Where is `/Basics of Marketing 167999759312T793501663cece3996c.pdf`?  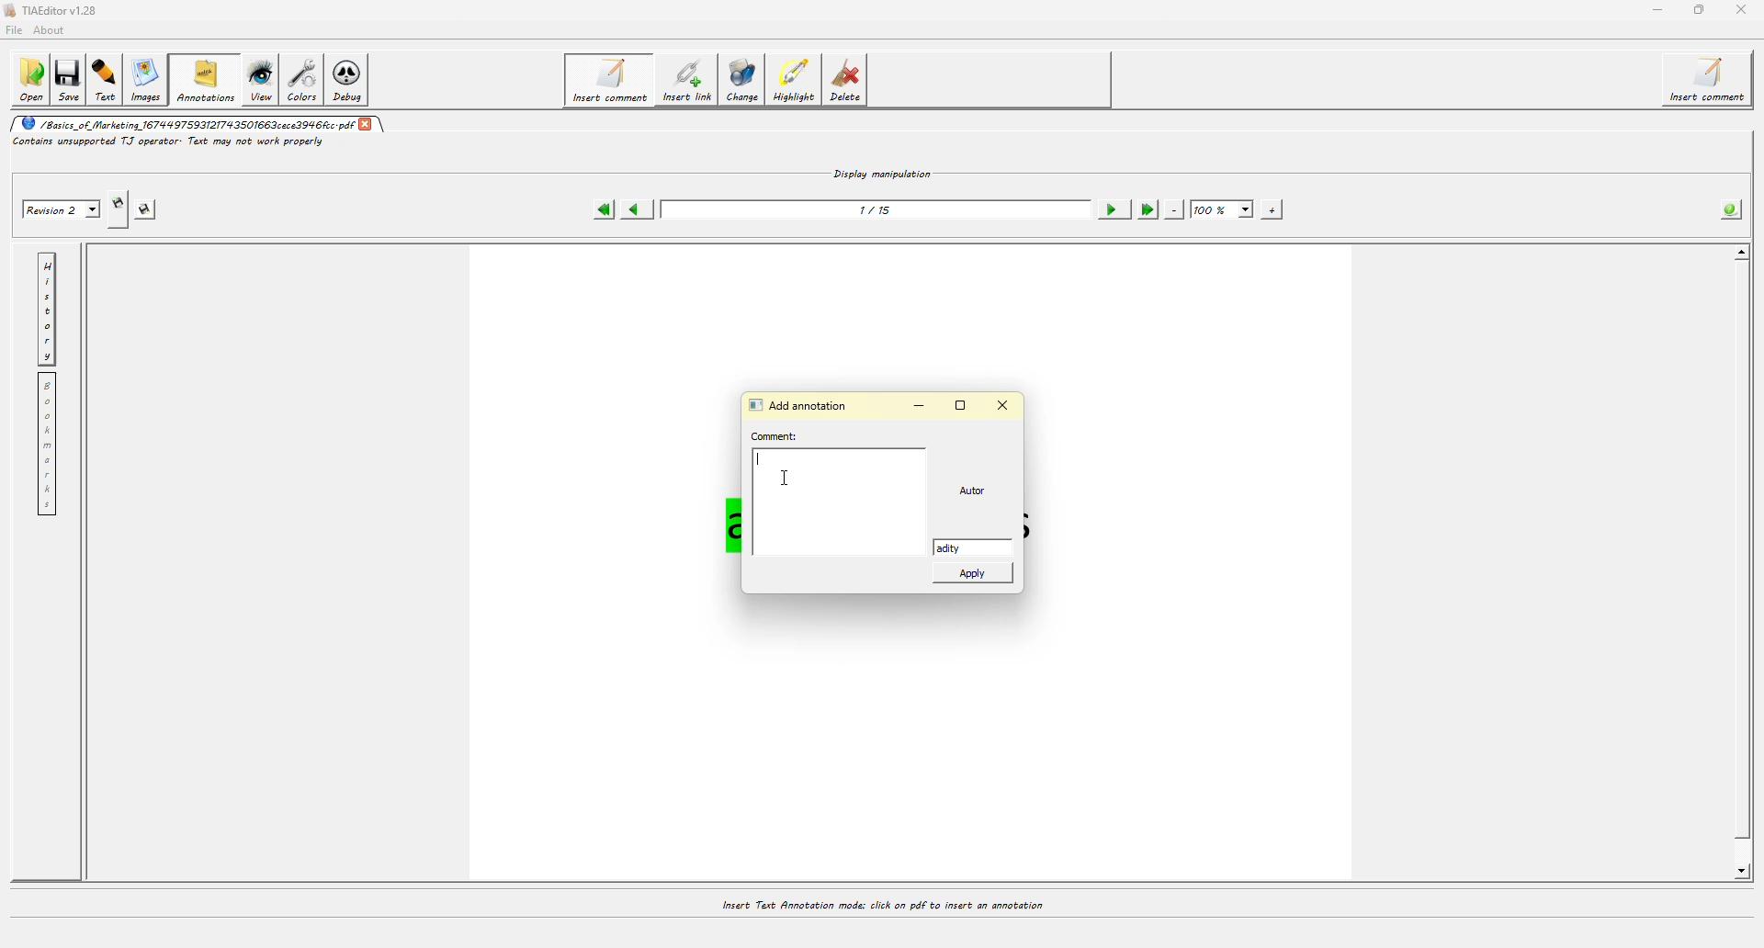
/Basics of Marketing 167999759312T793501663cece3996c.pdf is located at coordinates (185, 123).